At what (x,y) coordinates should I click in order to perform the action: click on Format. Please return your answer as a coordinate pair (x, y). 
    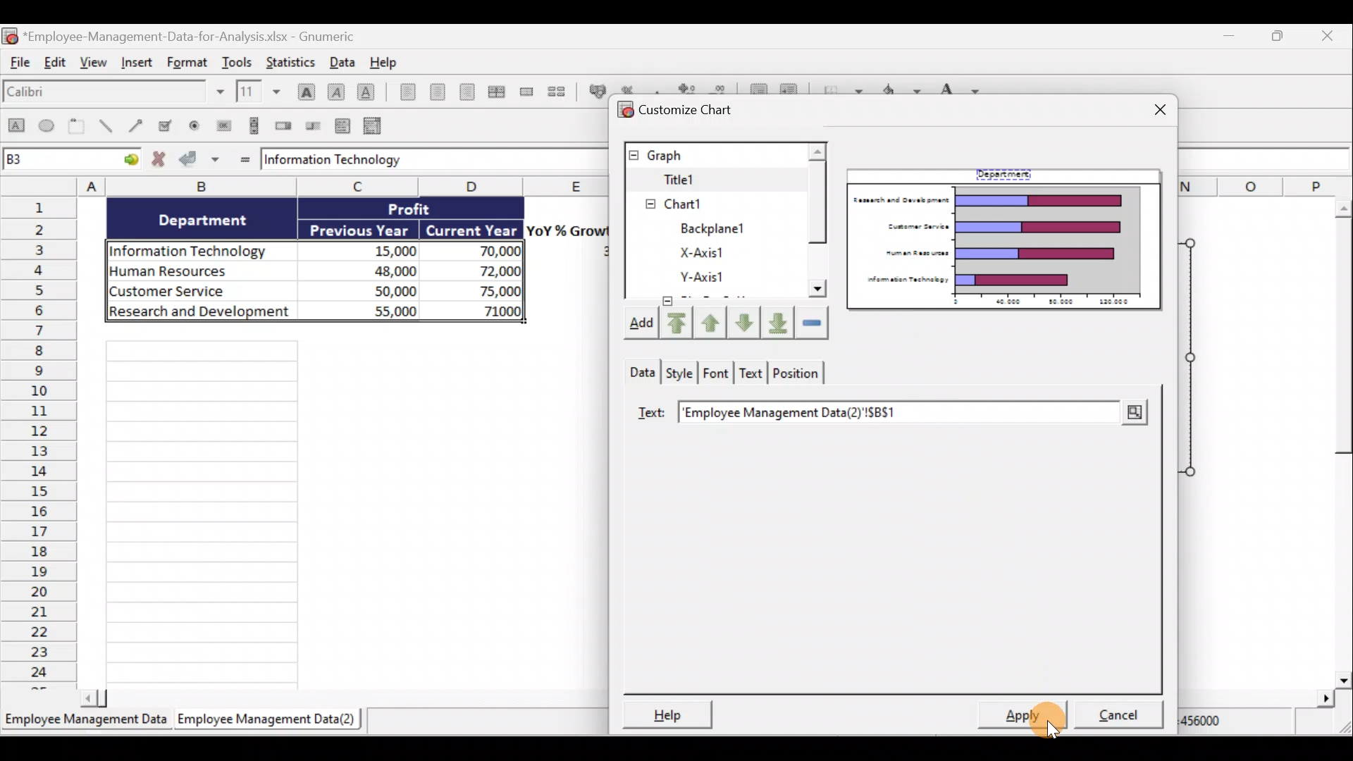
    Looking at the image, I should click on (191, 61).